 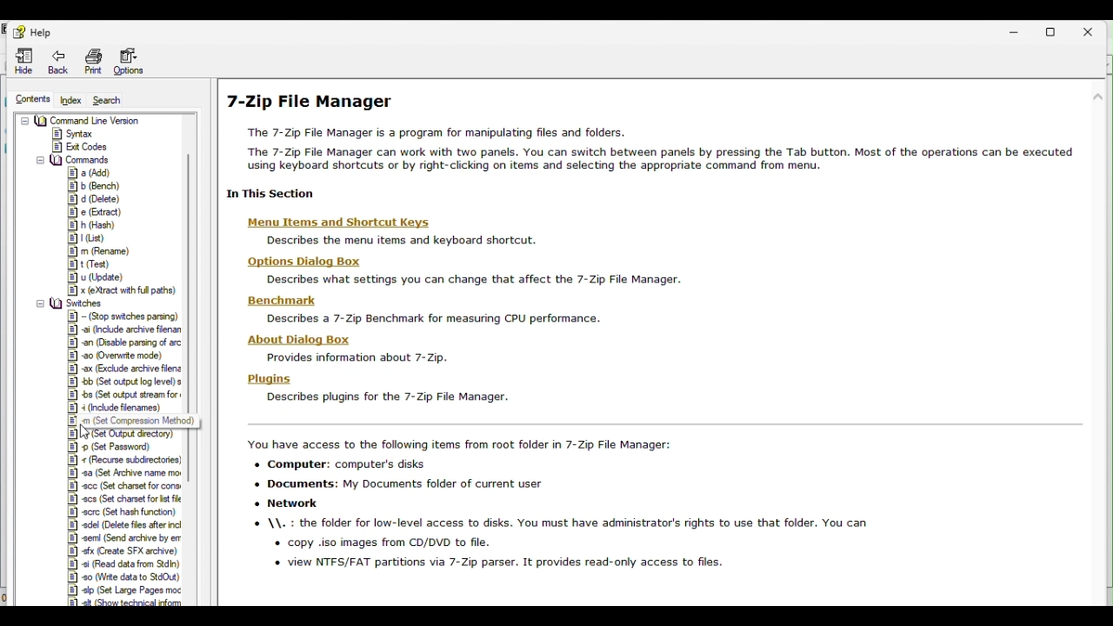 What do you see at coordinates (59, 62) in the screenshot?
I see `Back` at bounding box center [59, 62].